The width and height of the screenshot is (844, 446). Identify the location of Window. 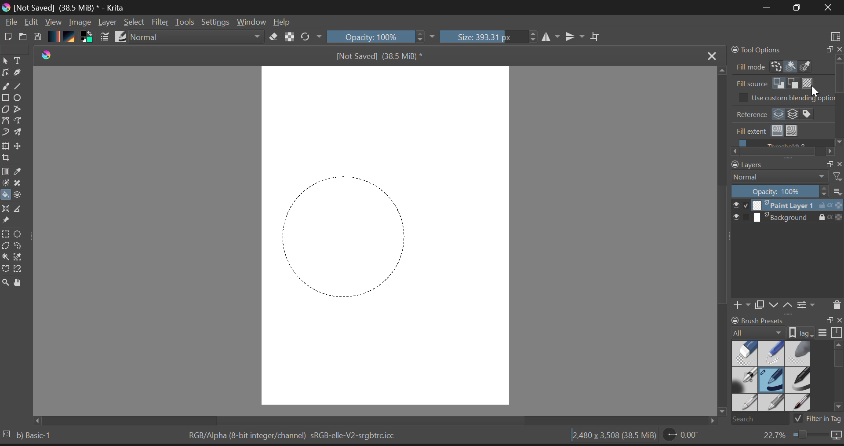
(251, 22).